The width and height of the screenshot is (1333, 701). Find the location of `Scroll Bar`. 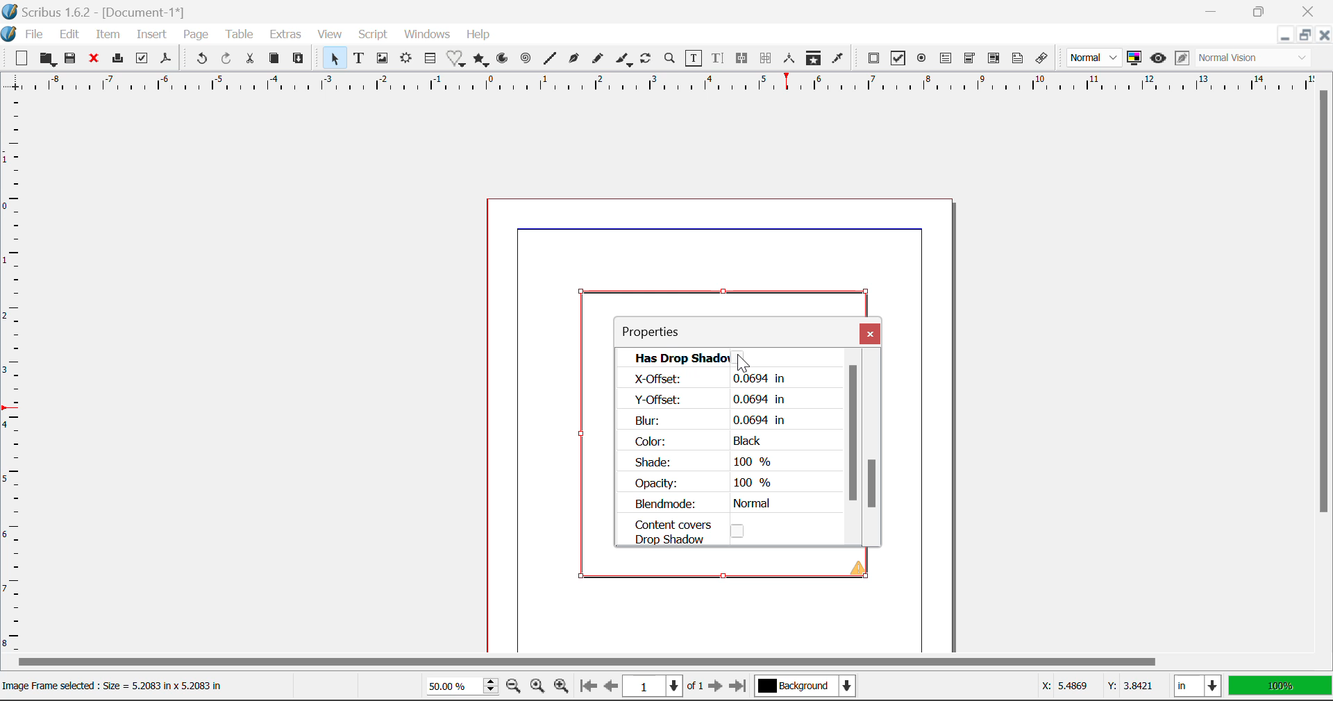

Scroll Bar is located at coordinates (875, 453).